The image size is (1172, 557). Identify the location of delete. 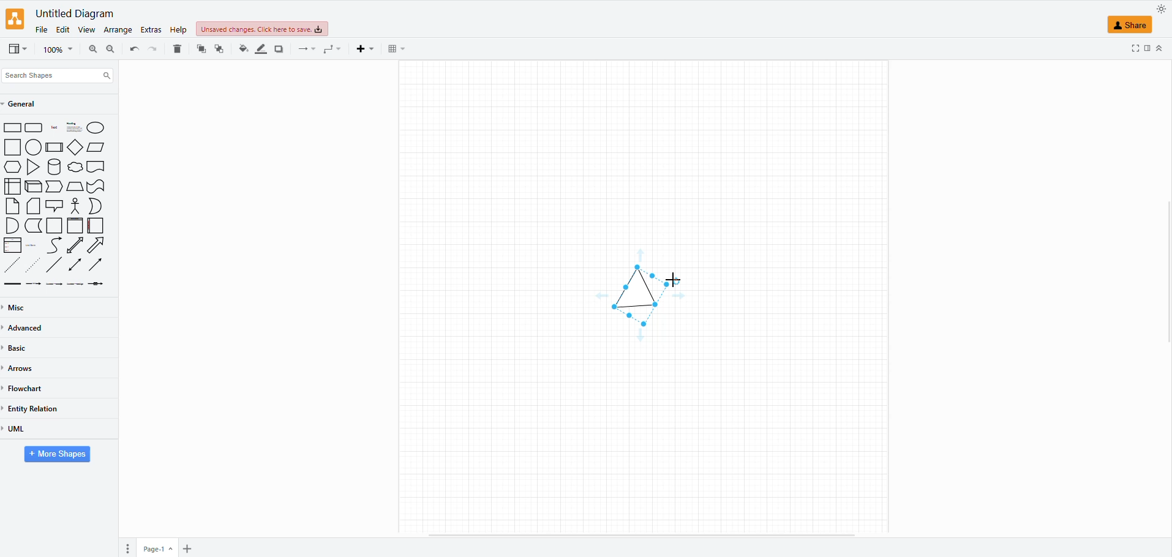
(178, 46).